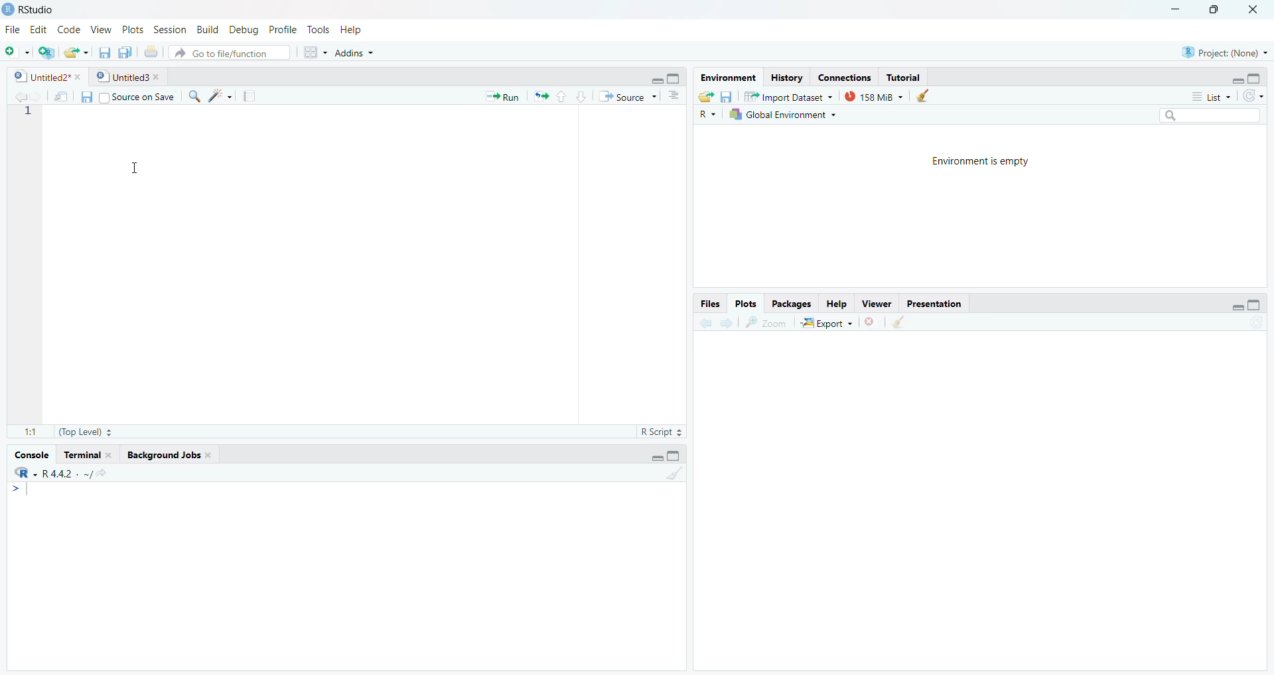 The height and width of the screenshot is (675, 1274). What do you see at coordinates (105, 50) in the screenshot?
I see `Save current document` at bounding box center [105, 50].